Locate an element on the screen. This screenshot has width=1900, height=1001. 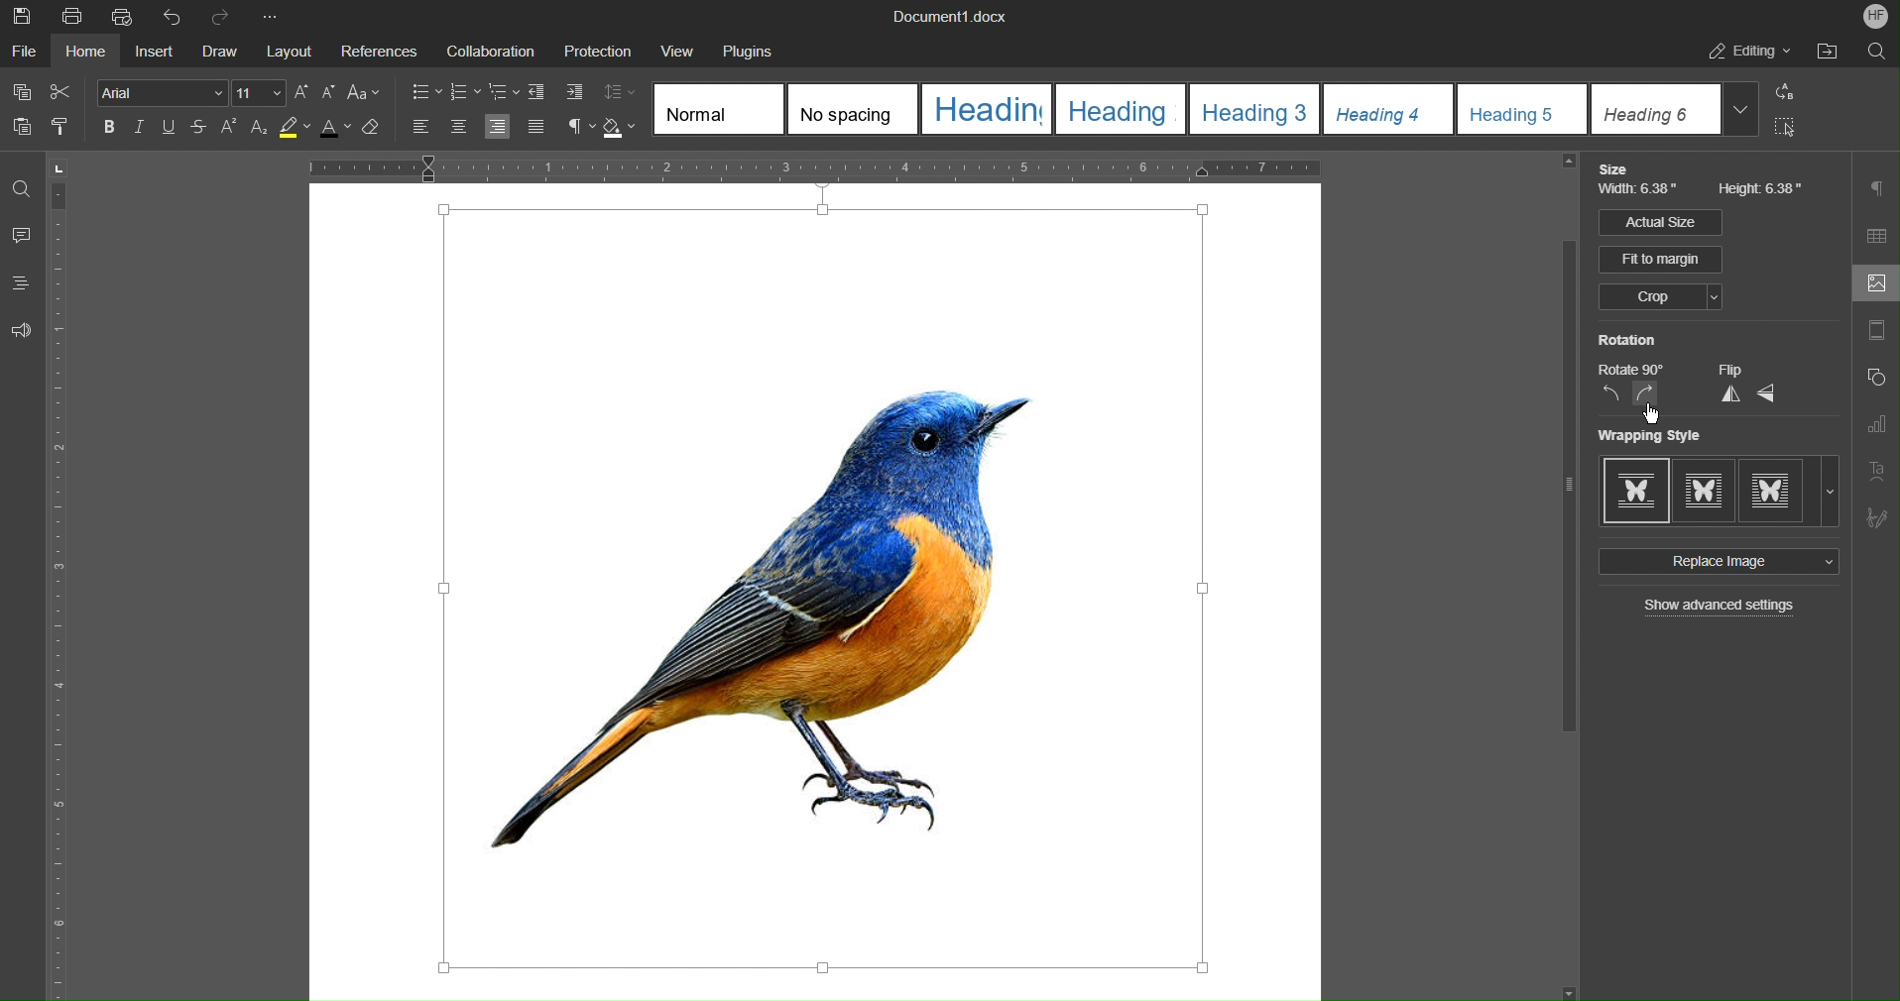
Find is located at coordinates (1874, 52).